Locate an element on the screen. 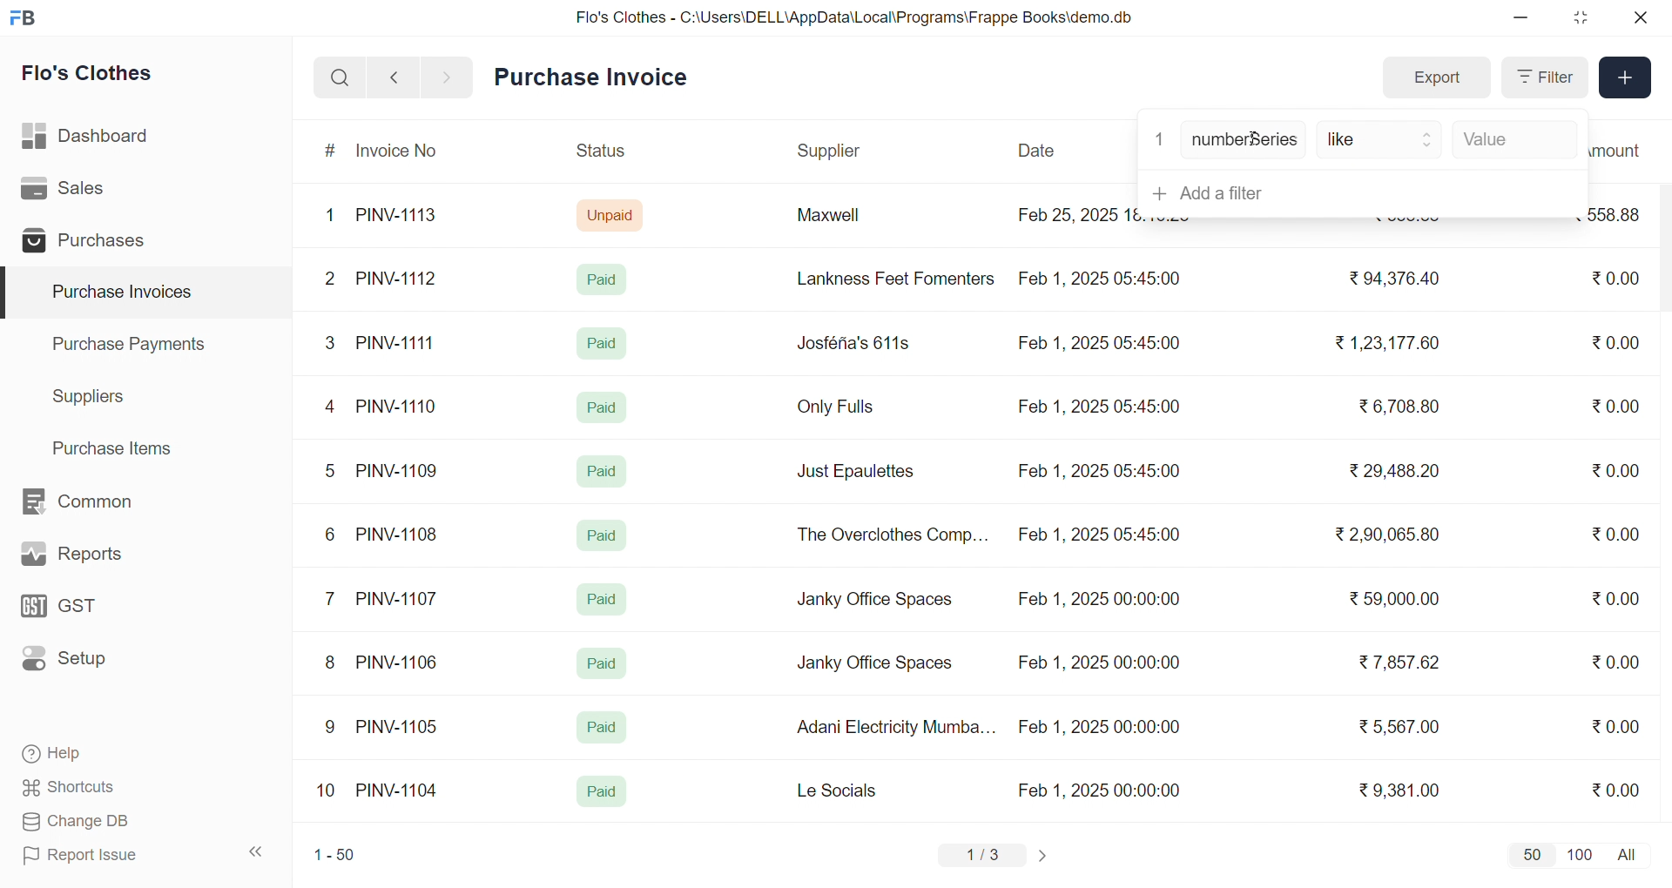 Image resolution: width=1672 pixels, height=888 pixels. minimize is located at coordinates (1522, 18).